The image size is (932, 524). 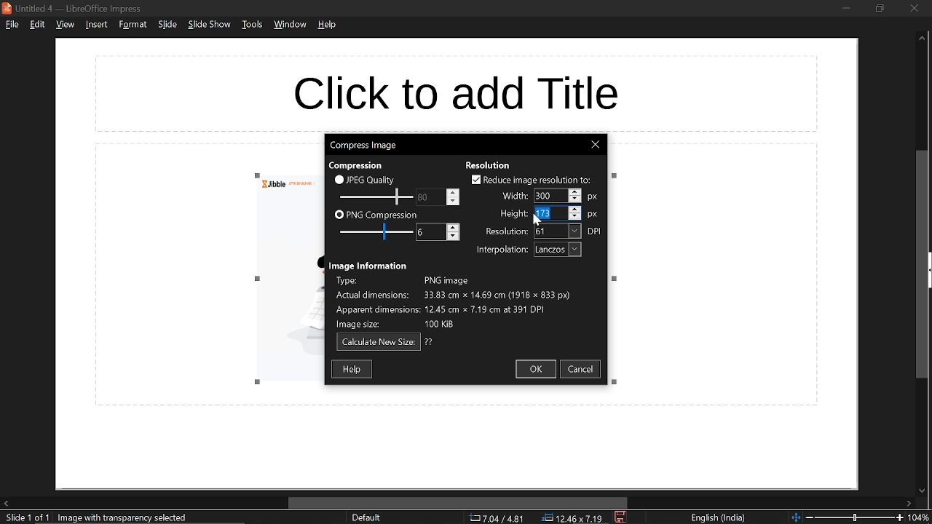 I want to click on current slide, so click(x=24, y=518).